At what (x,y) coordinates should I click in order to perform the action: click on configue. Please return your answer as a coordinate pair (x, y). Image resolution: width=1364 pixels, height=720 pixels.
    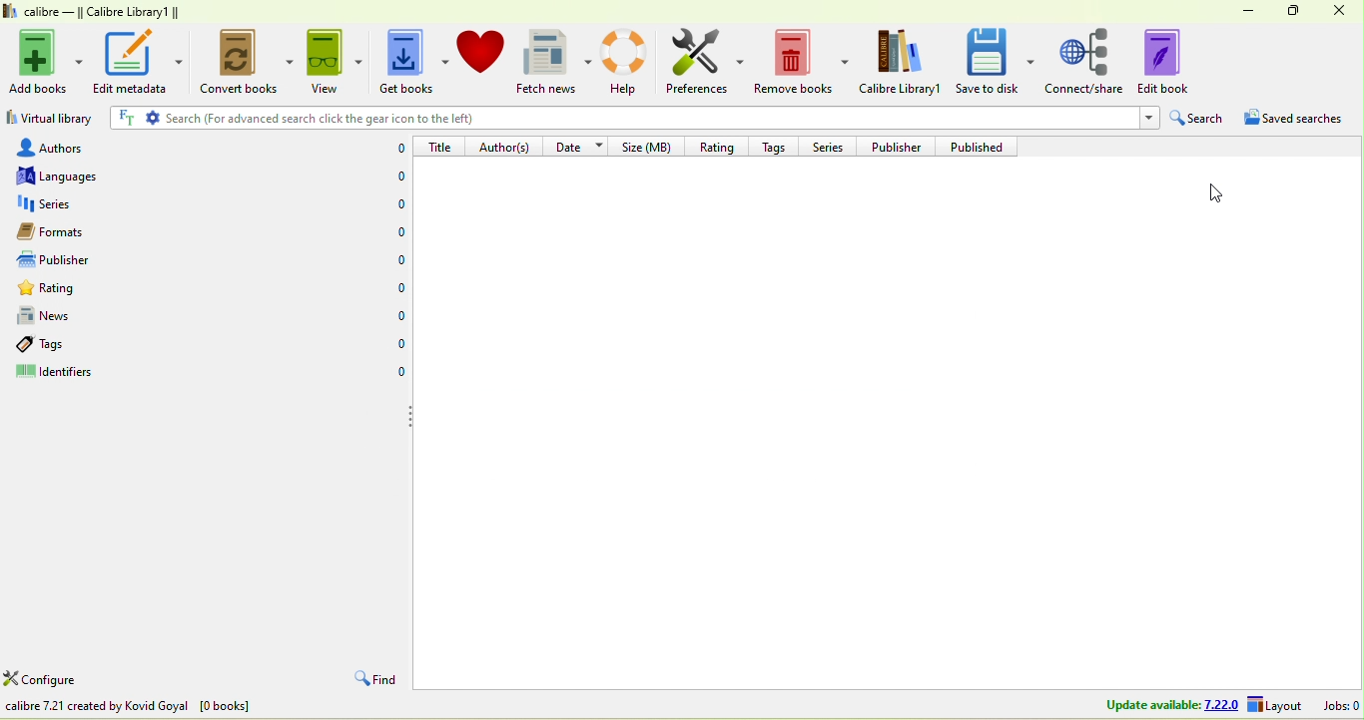
    Looking at the image, I should click on (64, 681).